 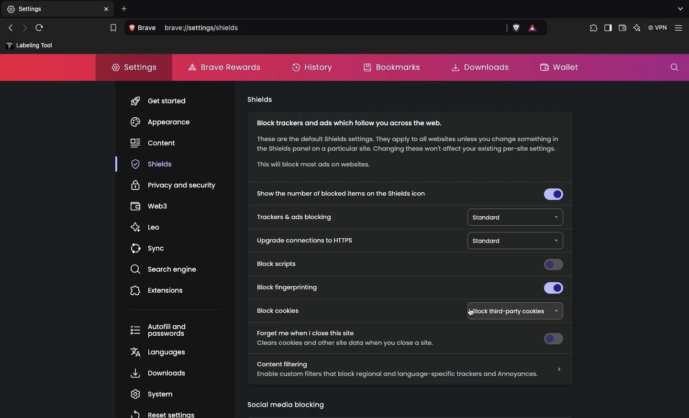 I want to click on search engine, so click(x=167, y=270).